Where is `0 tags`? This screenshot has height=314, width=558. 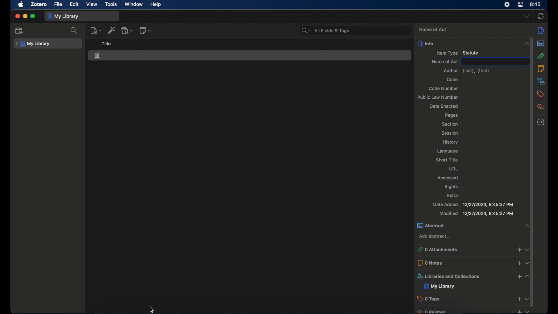 0 tags is located at coordinates (464, 298).